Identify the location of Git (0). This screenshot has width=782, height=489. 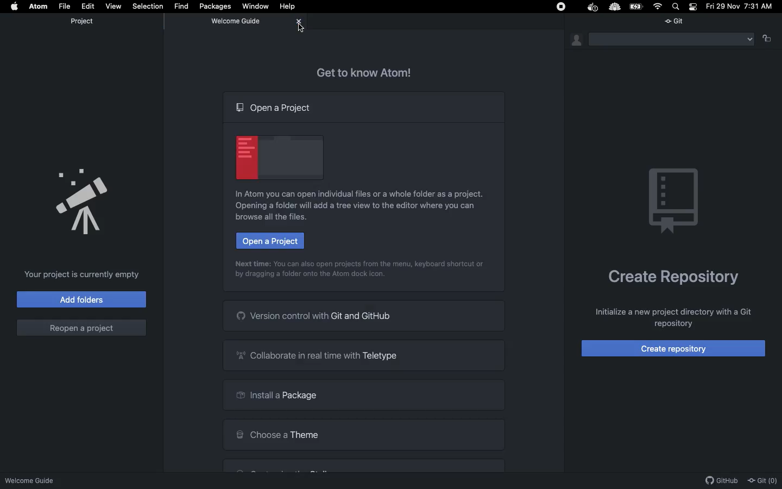
(764, 480).